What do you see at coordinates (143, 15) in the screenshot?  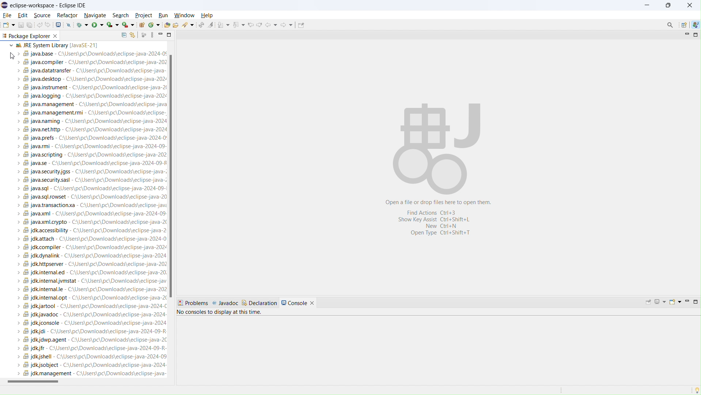 I see `project` at bounding box center [143, 15].